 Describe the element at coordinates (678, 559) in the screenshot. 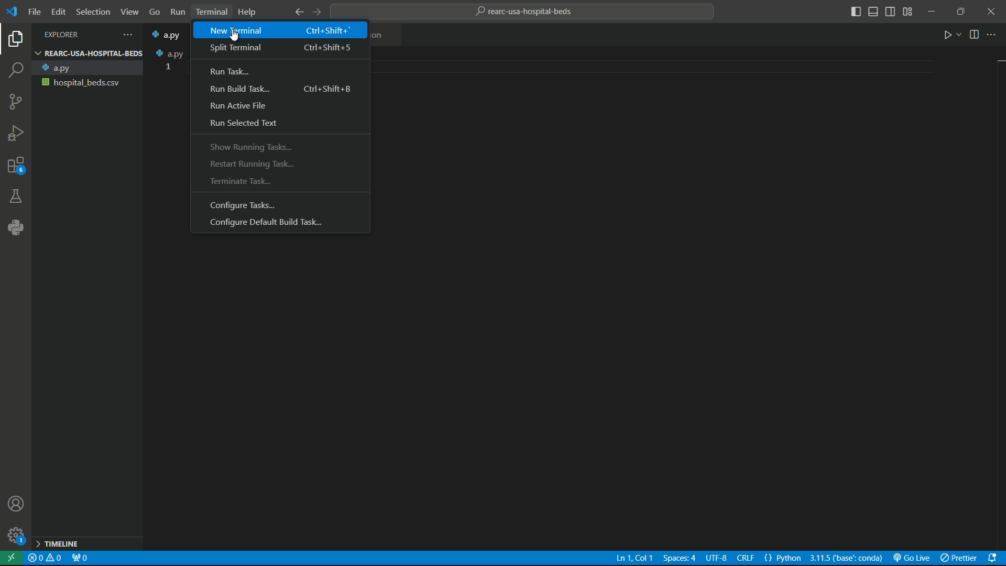

I see `select indentation` at that location.